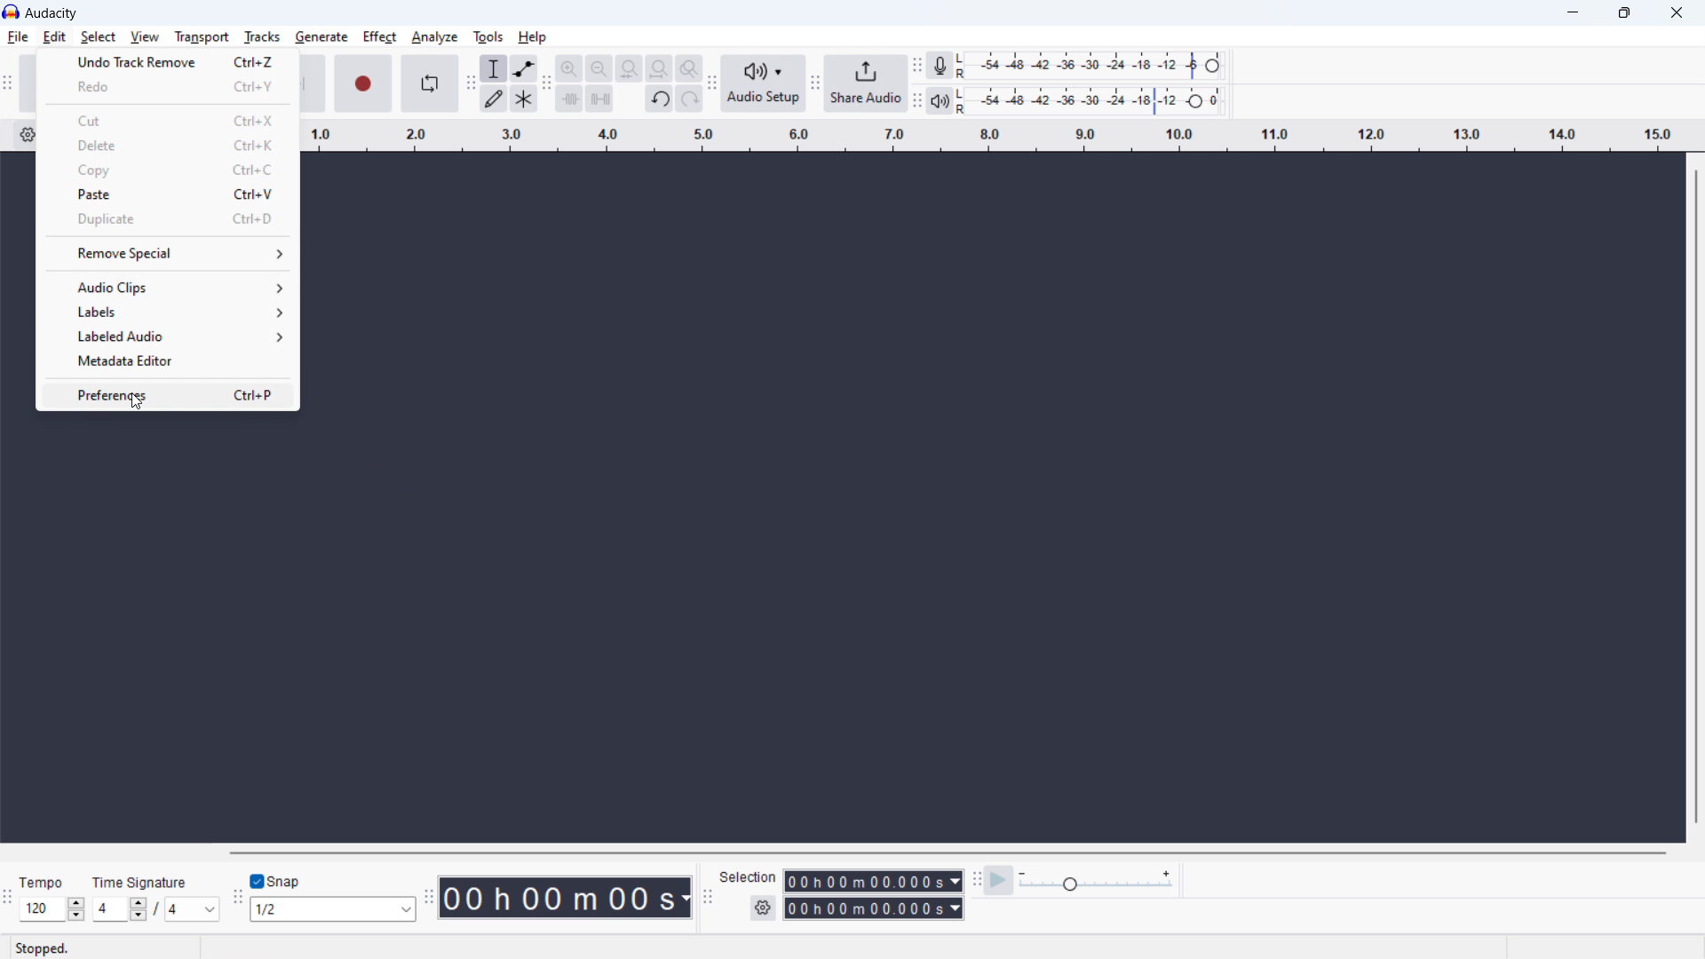 This screenshot has height=959, width=1705. I want to click on zoom out, so click(599, 67).